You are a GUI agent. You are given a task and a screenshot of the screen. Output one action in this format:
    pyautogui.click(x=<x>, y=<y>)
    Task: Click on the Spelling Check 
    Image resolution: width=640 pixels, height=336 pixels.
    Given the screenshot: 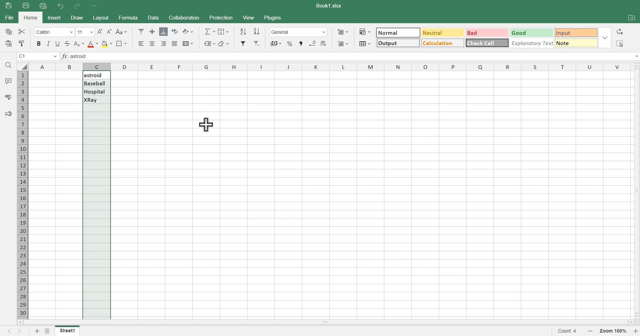 What is the action you would take?
    pyautogui.click(x=9, y=96)
    